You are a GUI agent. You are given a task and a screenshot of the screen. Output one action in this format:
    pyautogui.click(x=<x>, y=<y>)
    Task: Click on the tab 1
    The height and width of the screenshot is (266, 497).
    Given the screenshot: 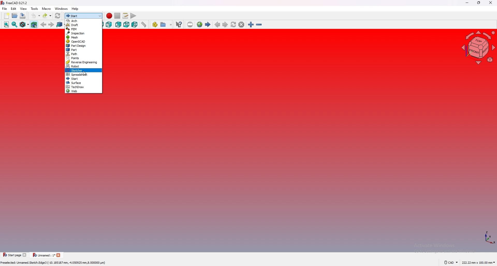 What is the action you would take?
    pyautogui.click(x=15, y=255)
    